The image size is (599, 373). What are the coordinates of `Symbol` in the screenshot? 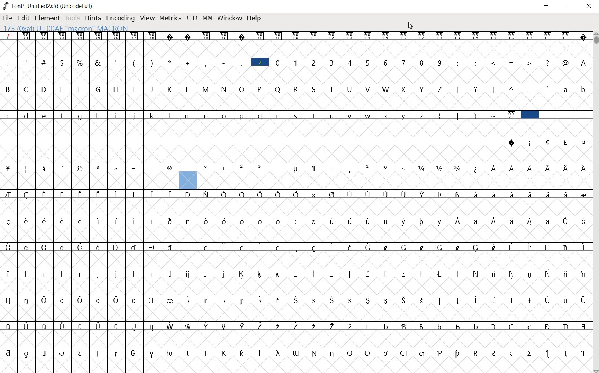 It's located at (45, 168).